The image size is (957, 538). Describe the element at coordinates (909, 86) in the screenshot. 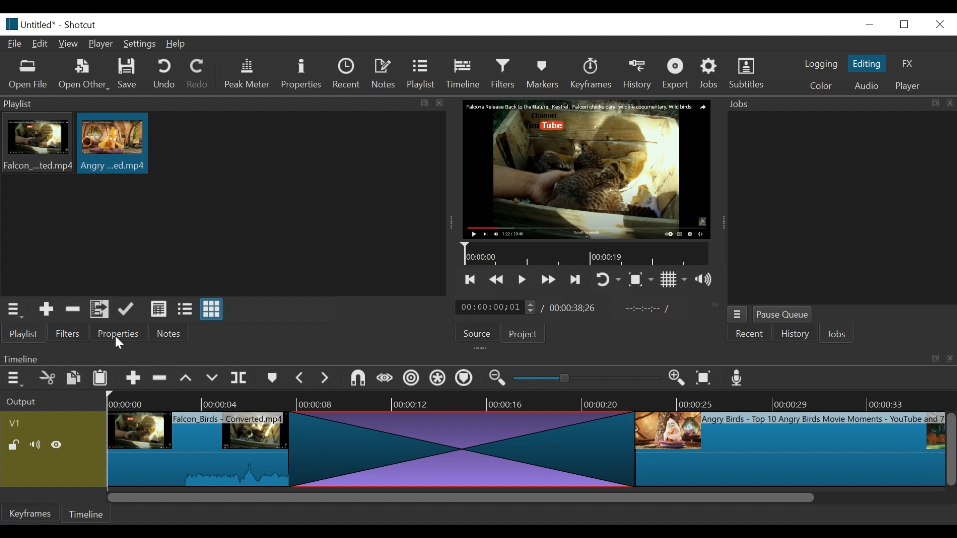

I see `player` at that location.